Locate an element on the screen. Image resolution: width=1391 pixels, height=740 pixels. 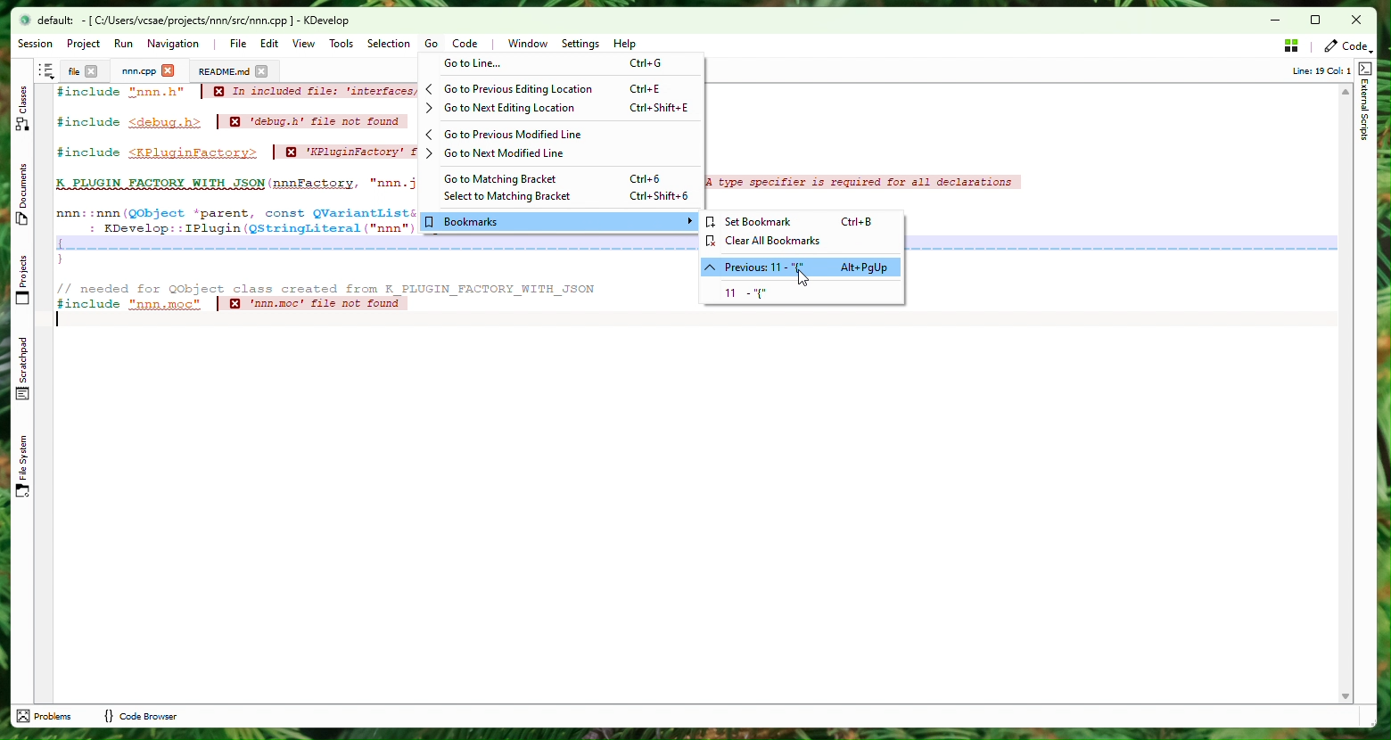
Edit is located at coordinates (270, 44).